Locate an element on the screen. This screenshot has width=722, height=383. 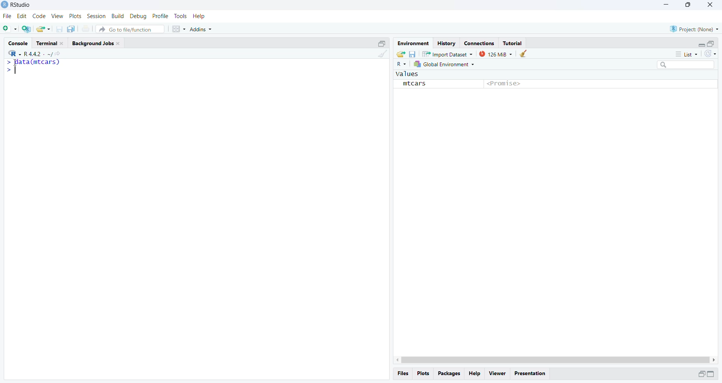
save all open document is located at coordinates (72, 29).